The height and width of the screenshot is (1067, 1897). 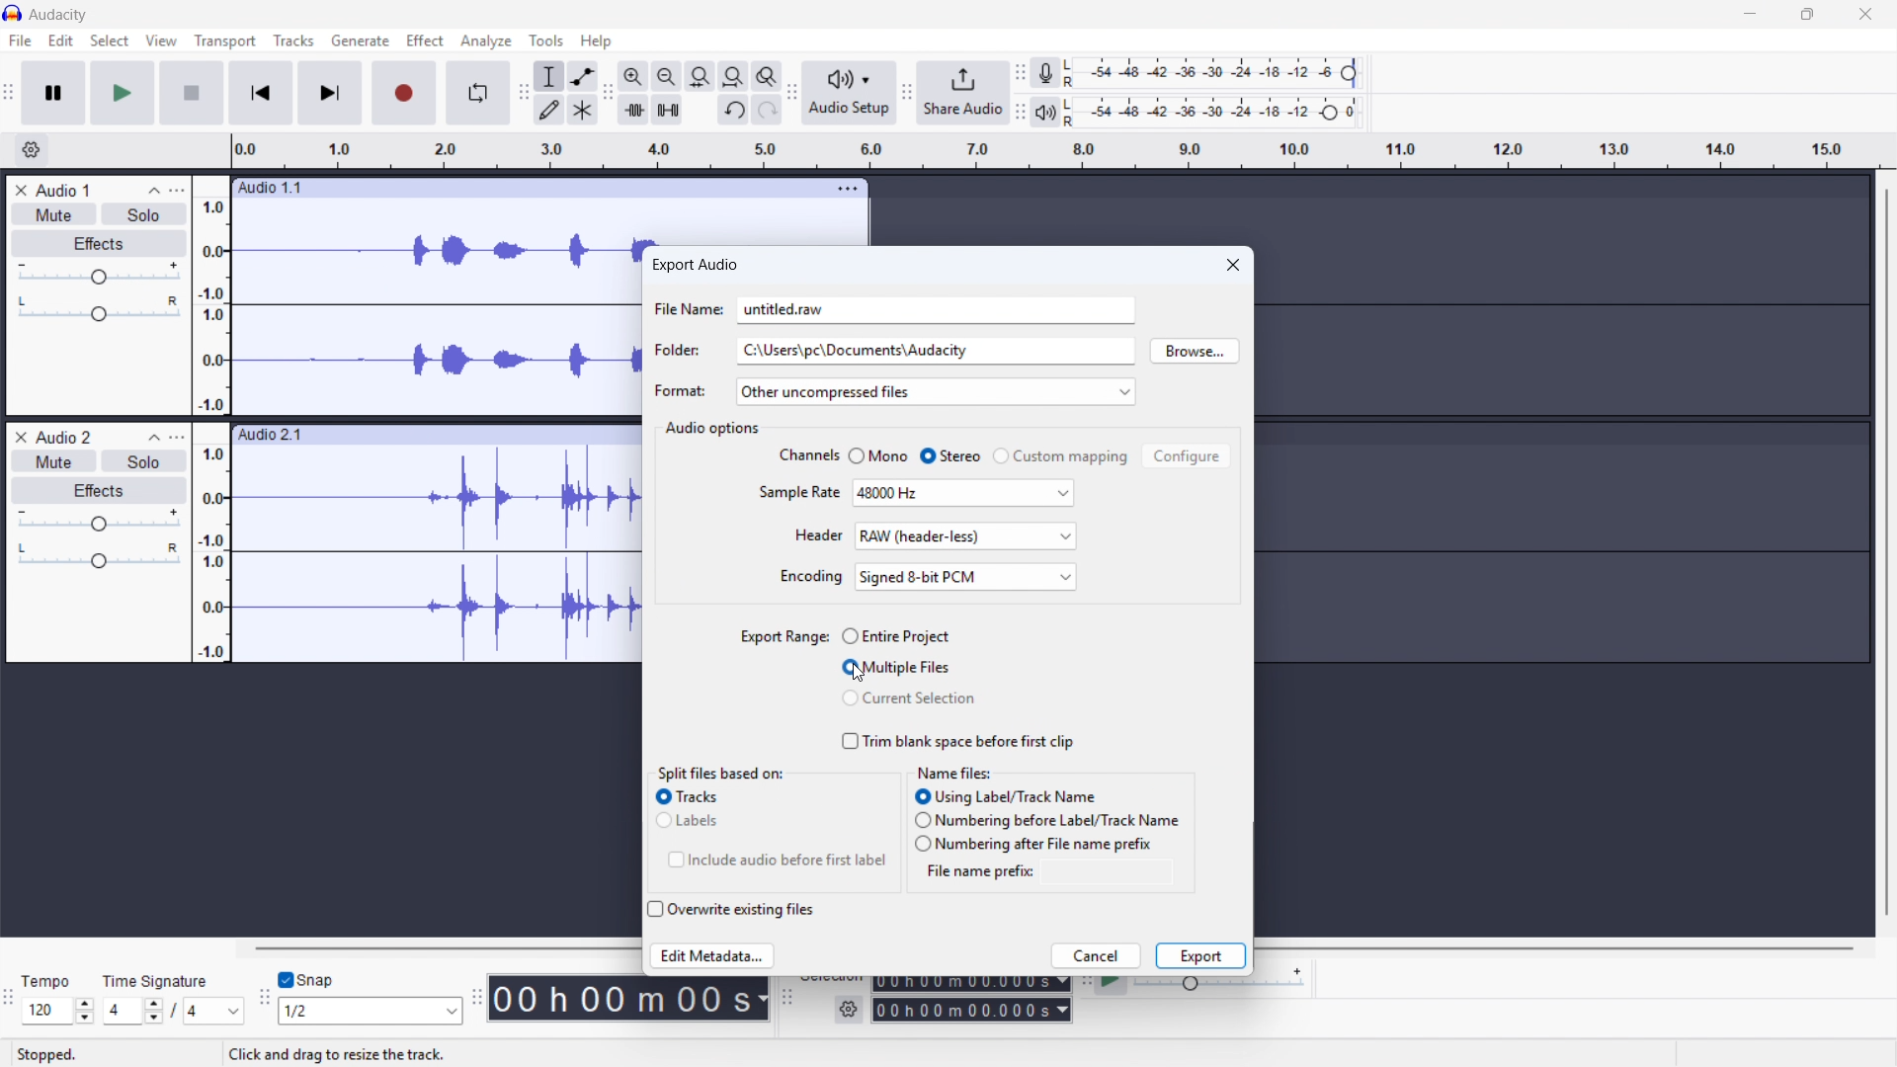 What do you see at coordinates (1045, 73) in the screenshot?
I see `Recording metre` at bounding box center [1045, 73].